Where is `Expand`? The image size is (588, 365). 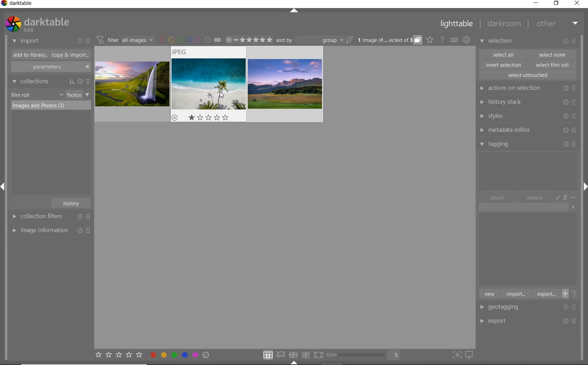
Expand is located at coordinates (584, 185).